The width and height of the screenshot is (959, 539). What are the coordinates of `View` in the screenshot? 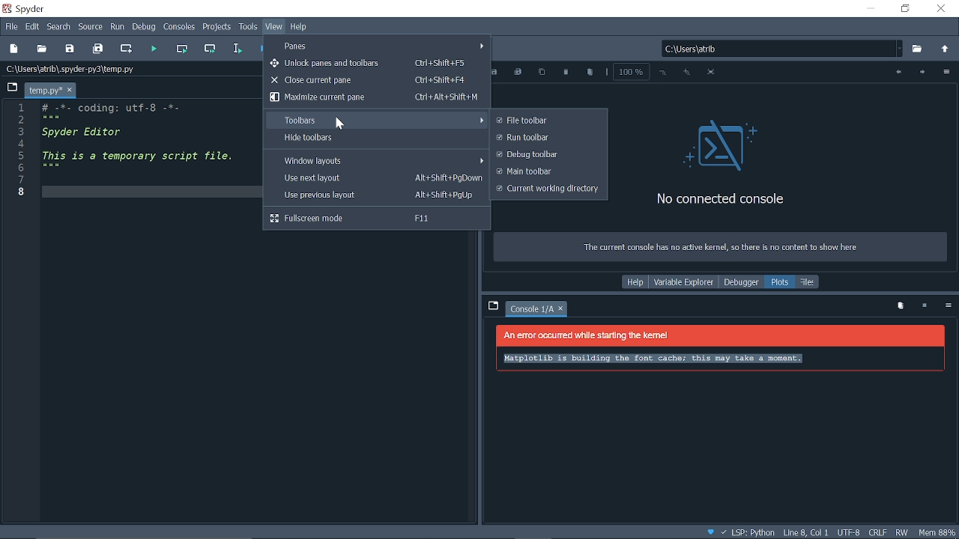 It's located at (274, 27).